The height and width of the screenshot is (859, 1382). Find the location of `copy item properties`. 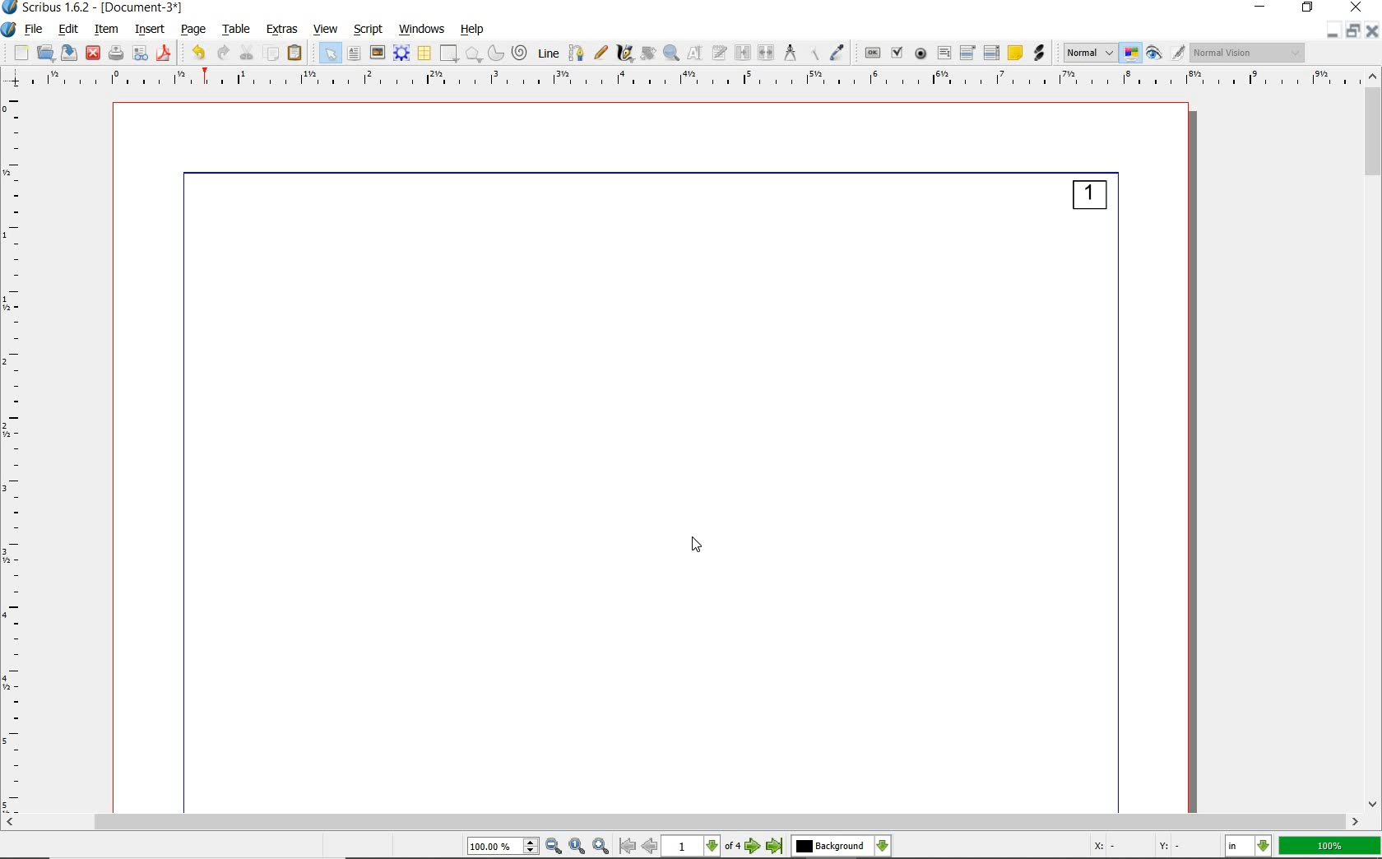

copy item properties is located at coordinates (813, 53).